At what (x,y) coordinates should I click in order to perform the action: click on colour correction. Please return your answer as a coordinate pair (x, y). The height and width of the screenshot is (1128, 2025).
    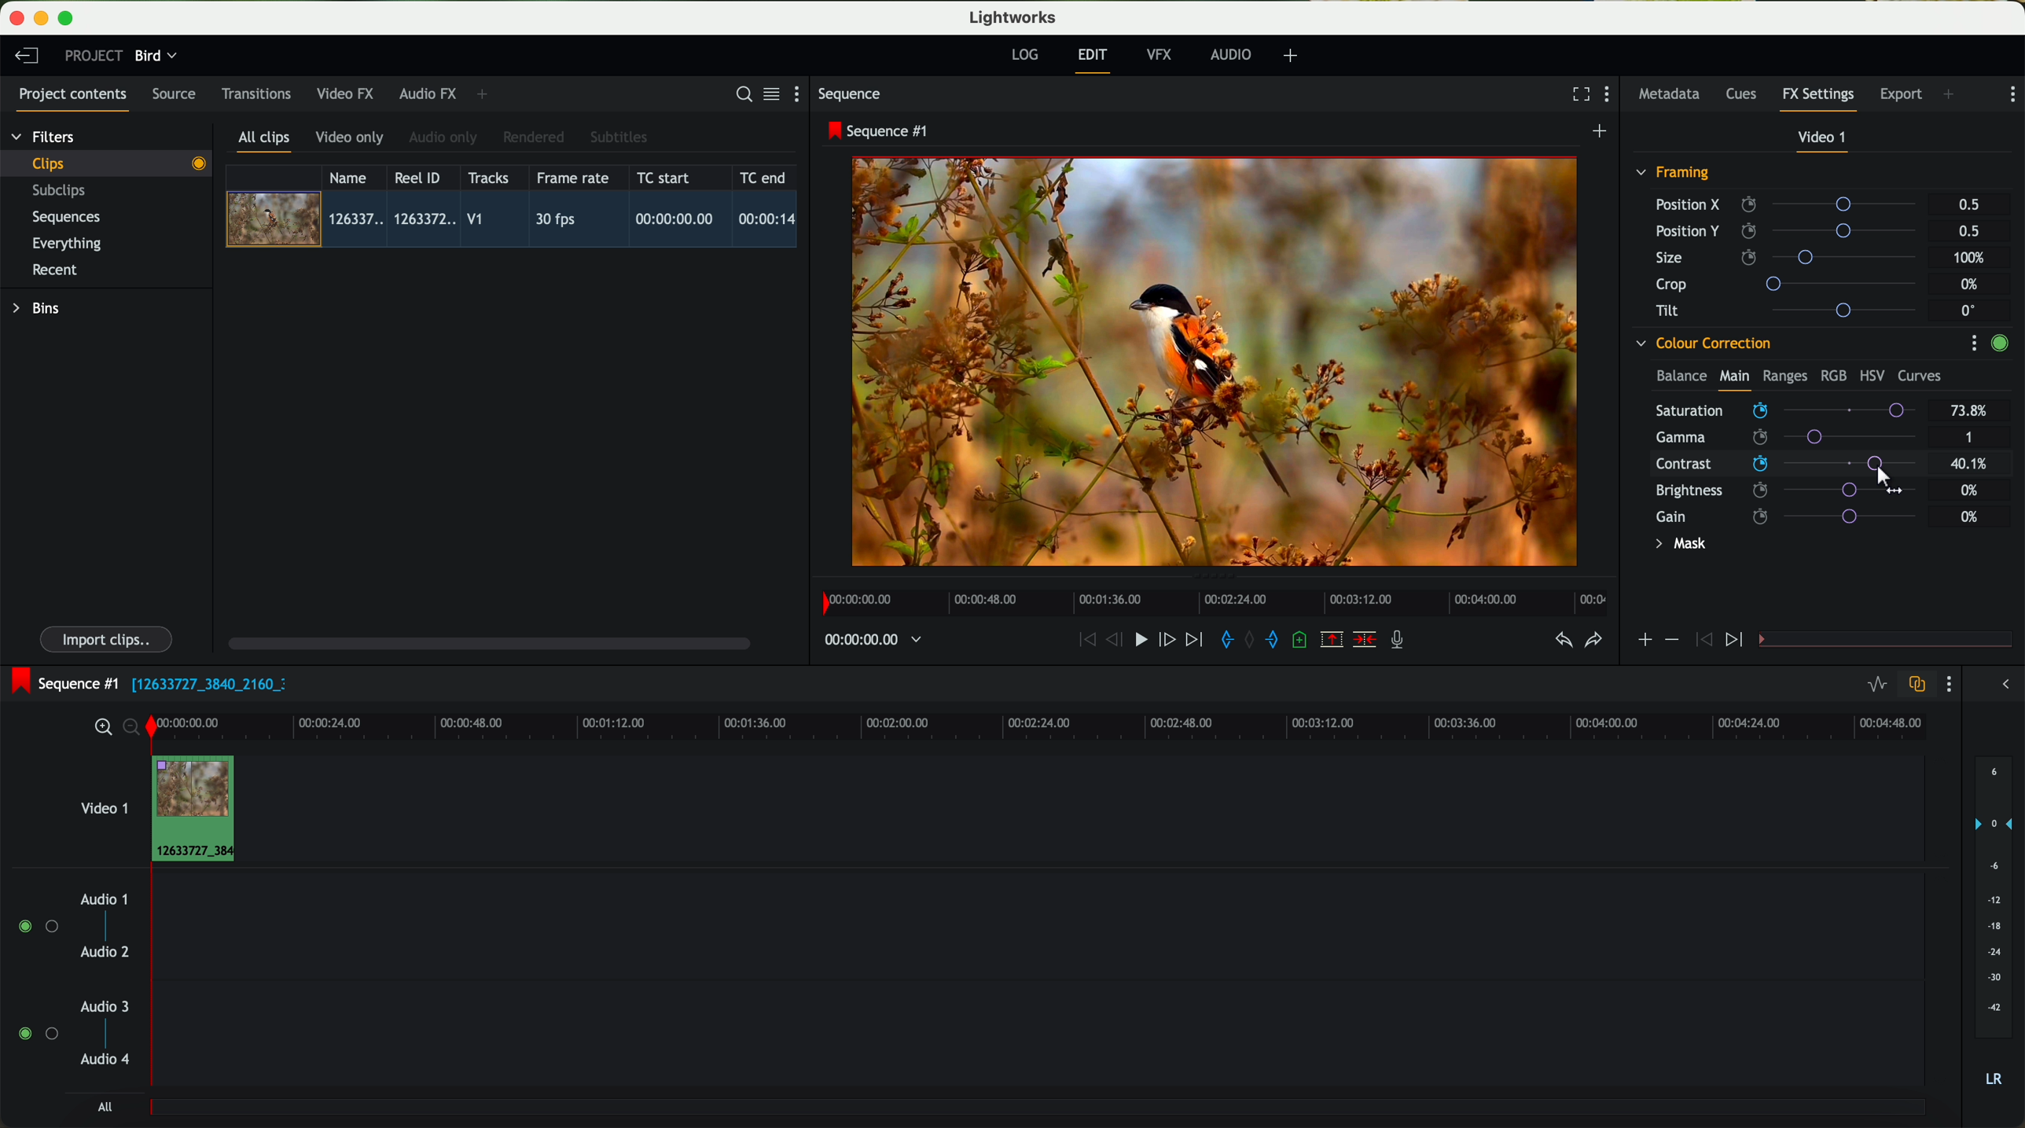
    Looking at the image, I should click on (1702, 344).